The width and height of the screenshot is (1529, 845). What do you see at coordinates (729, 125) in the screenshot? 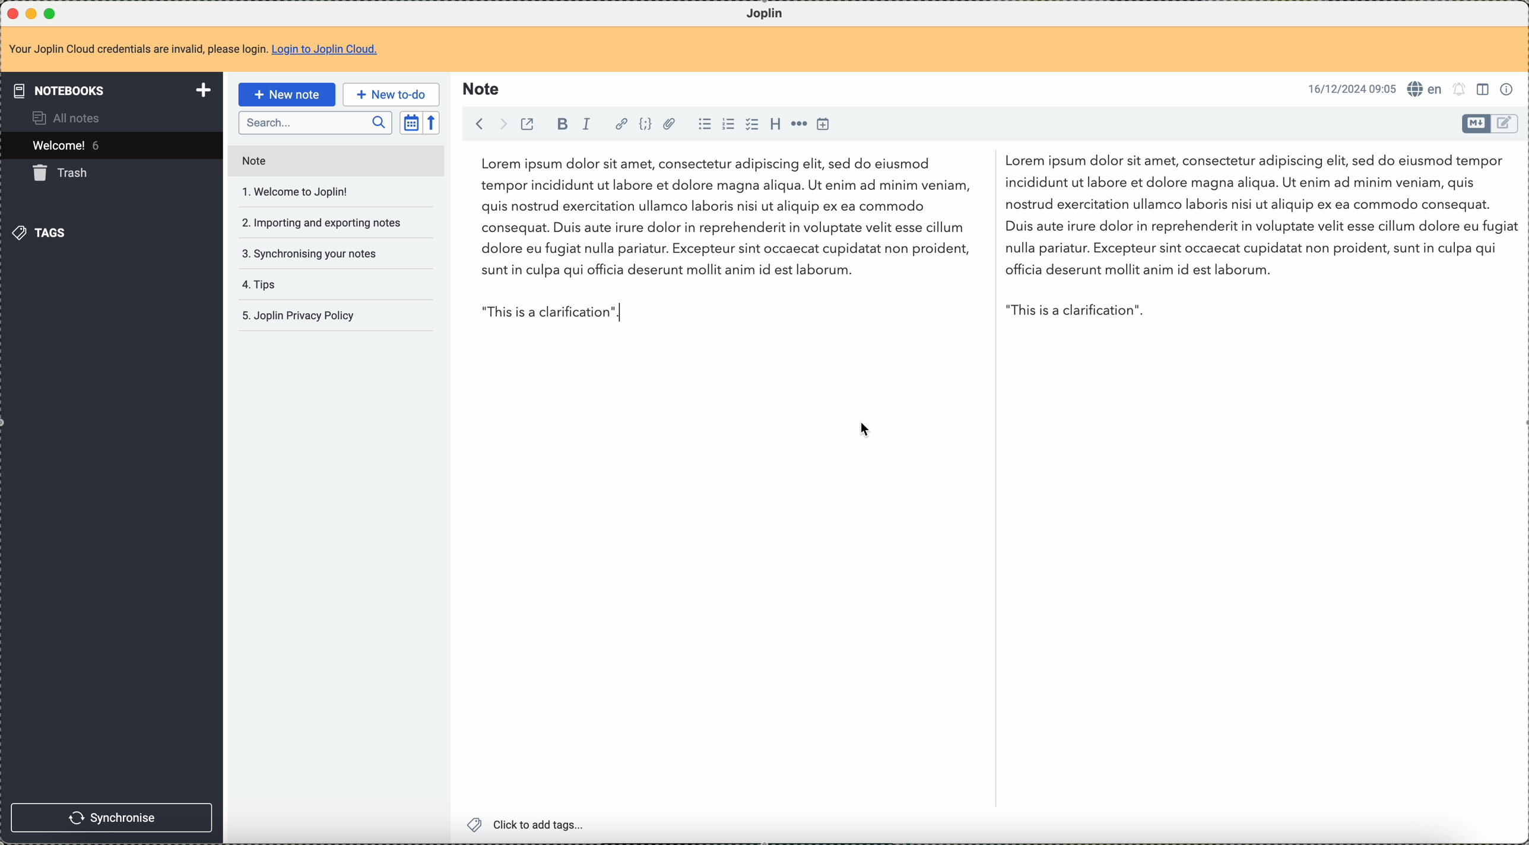
I see `numbered list` at bounding box center [729, 125].